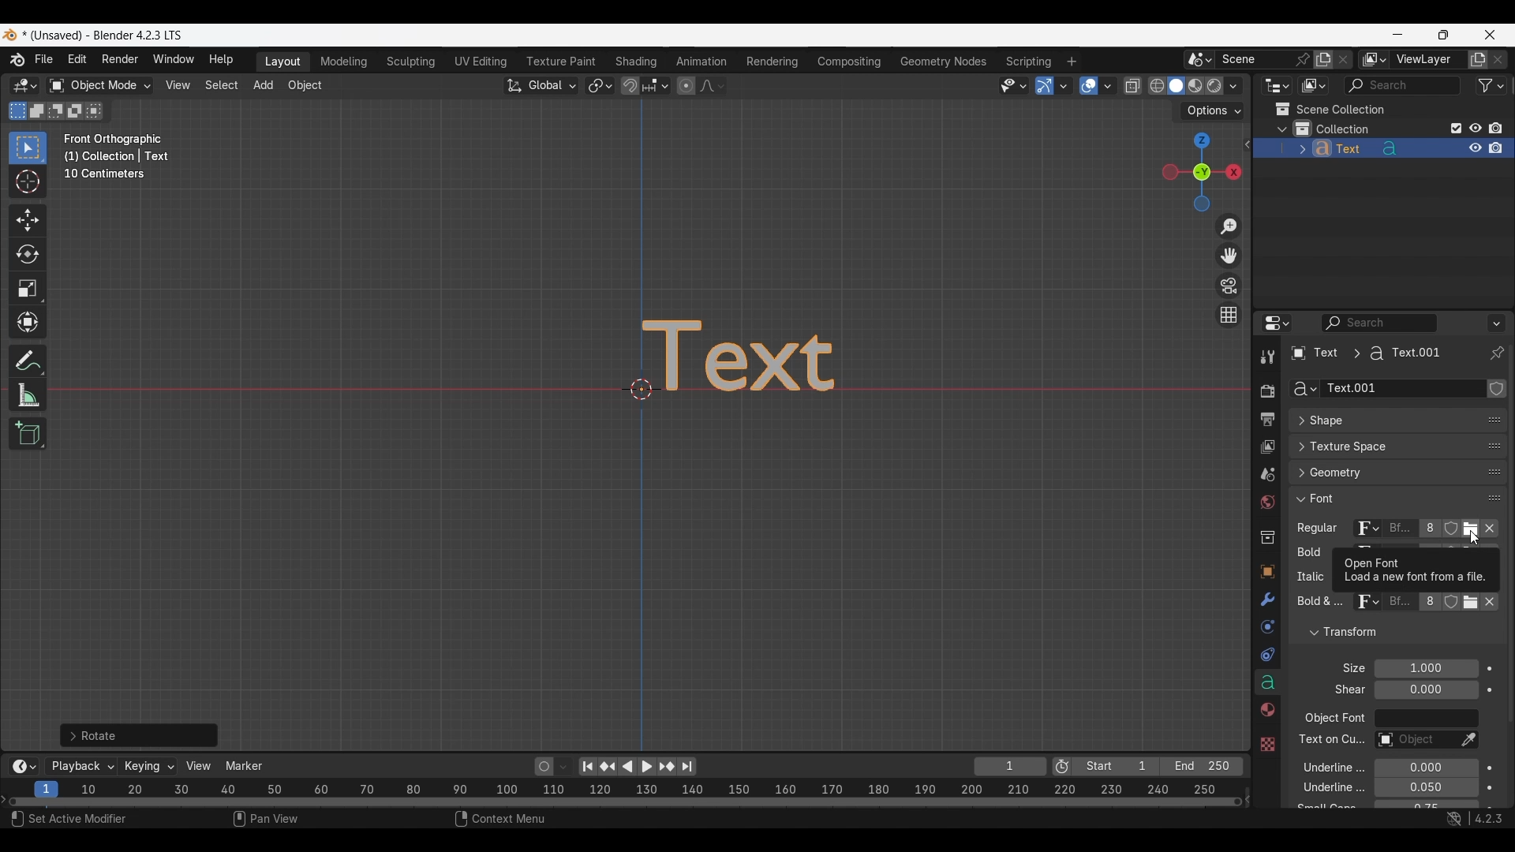 The width and height of the screenshot is (1515, 852). I want to click on Toggle pin ID, so click(1496, 353).